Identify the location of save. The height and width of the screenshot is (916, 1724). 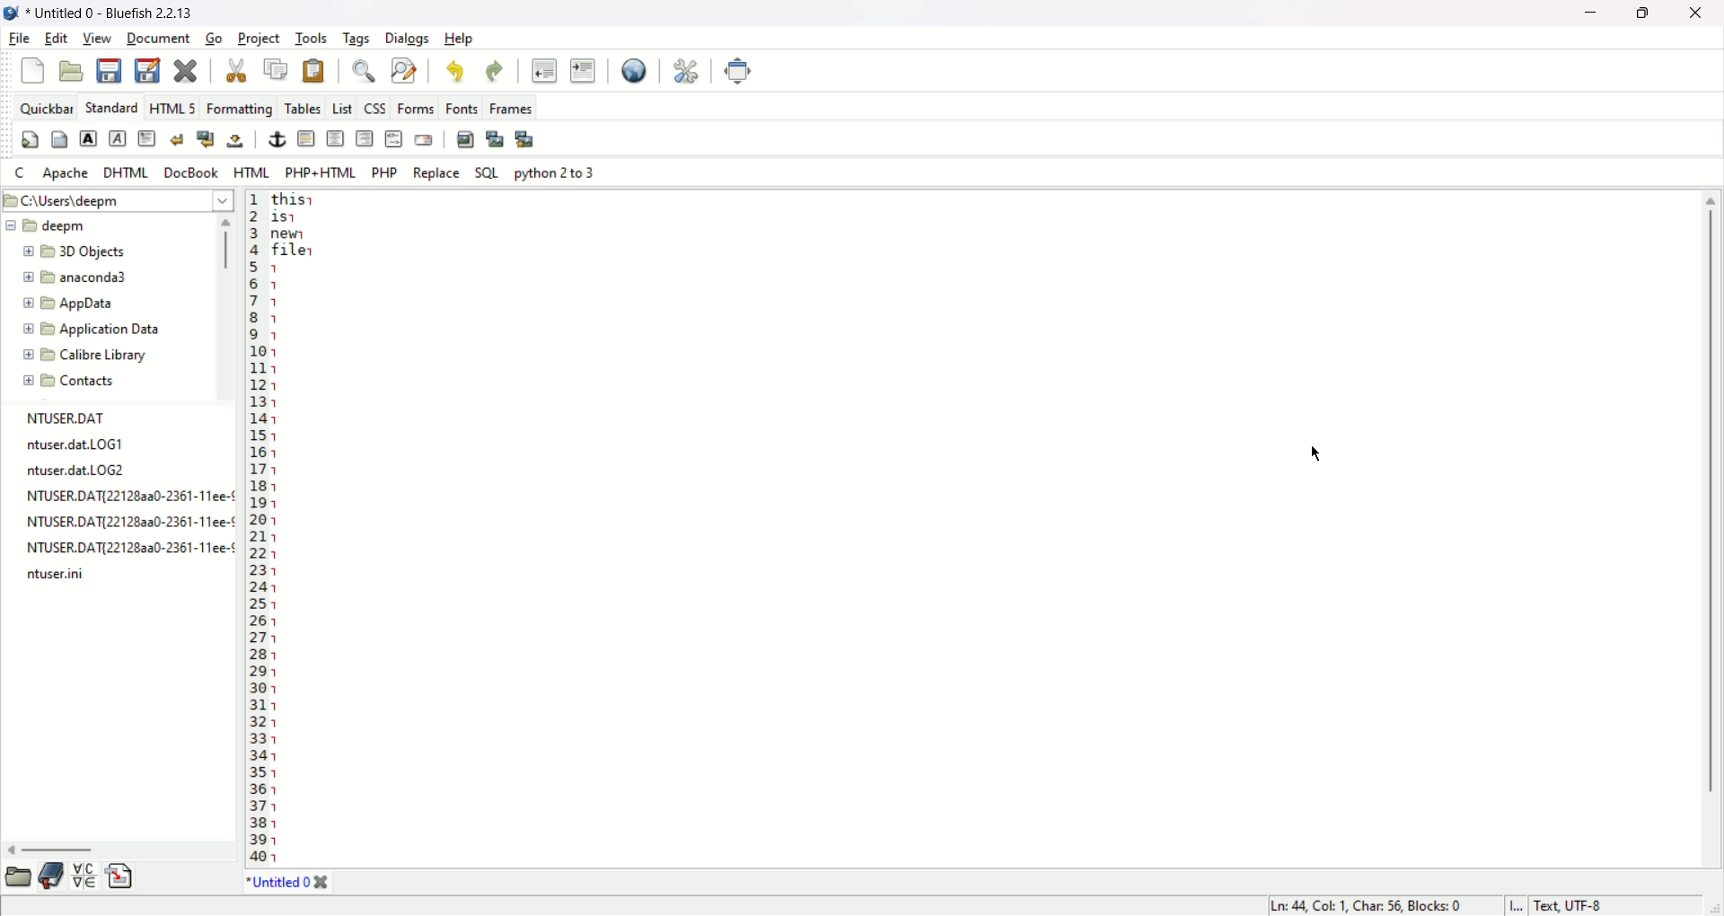
(111, 69).